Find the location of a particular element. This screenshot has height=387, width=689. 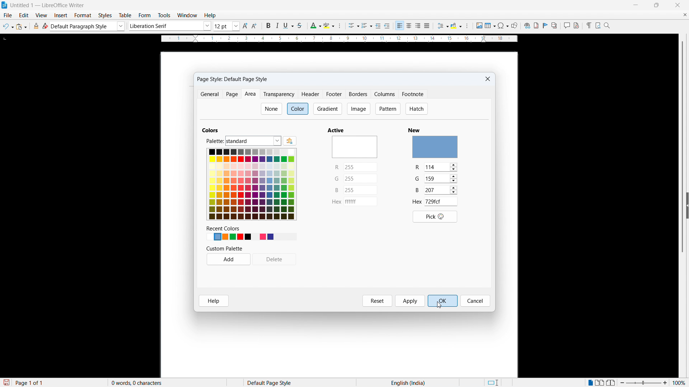

General  is located at coordinates (210, 94).